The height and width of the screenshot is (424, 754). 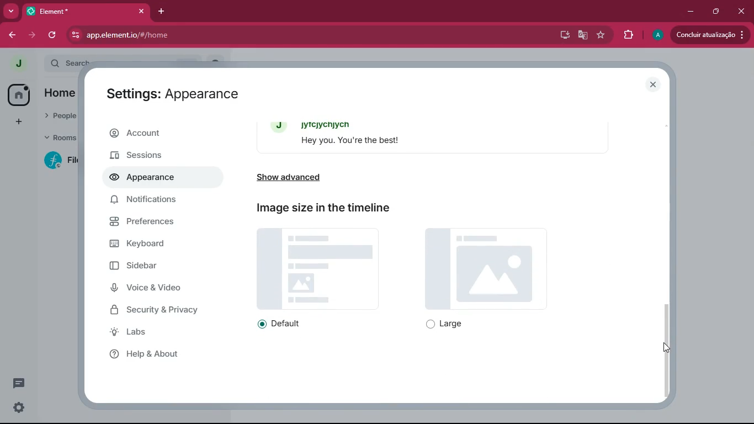 What do you see at coordinates (141, 11) in the screenshot?
I see `close` at bounding box center [141, 11].